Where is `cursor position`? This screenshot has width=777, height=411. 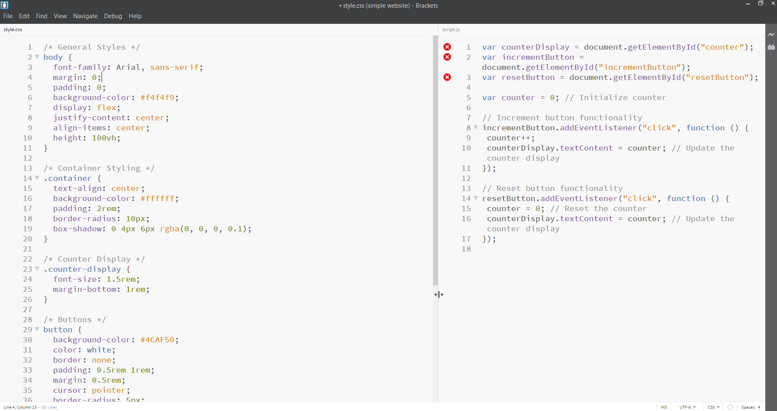
cursor position is located at coordinates (34, 407).